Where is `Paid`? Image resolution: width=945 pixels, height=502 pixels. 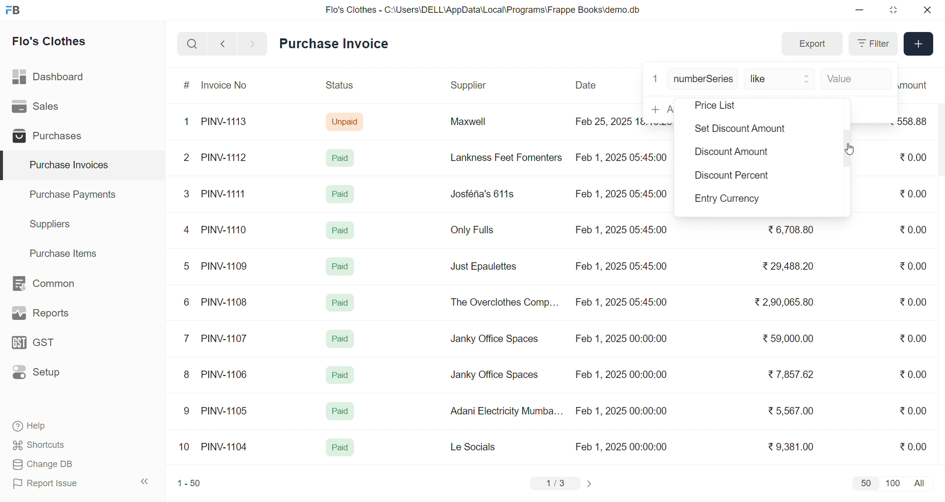 Paid is located at coordinates (339, 411).